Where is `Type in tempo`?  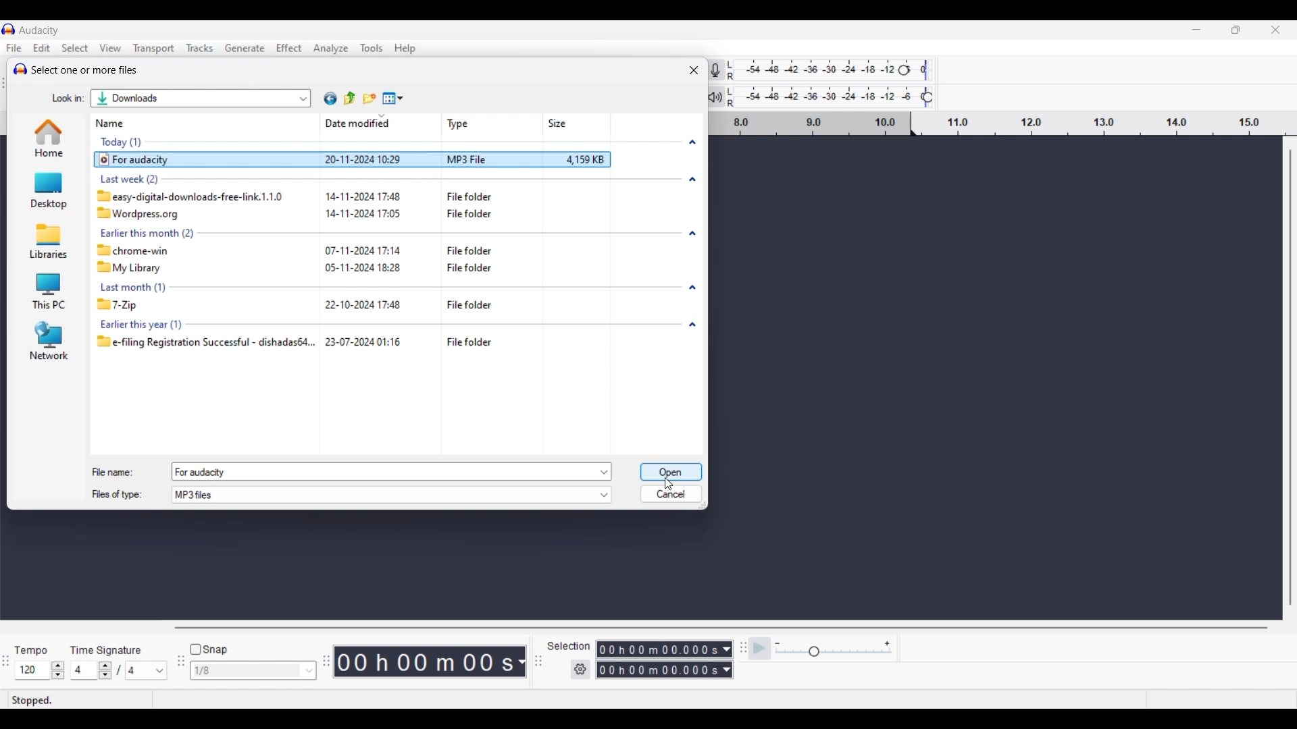
Type in tempo is located at coordinates (33, 671).